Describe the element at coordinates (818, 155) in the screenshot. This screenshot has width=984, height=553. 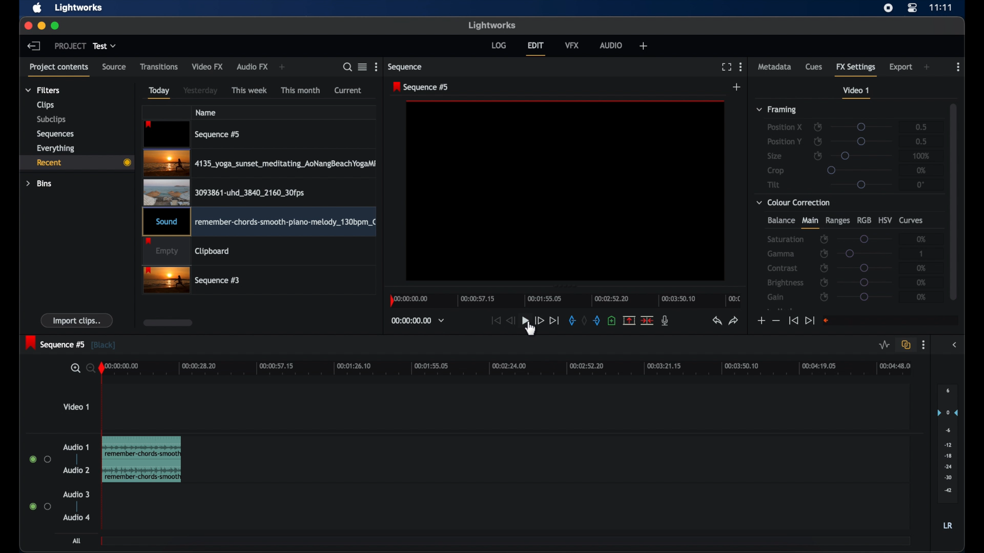
I see `enable/disable keyframe` at that location.